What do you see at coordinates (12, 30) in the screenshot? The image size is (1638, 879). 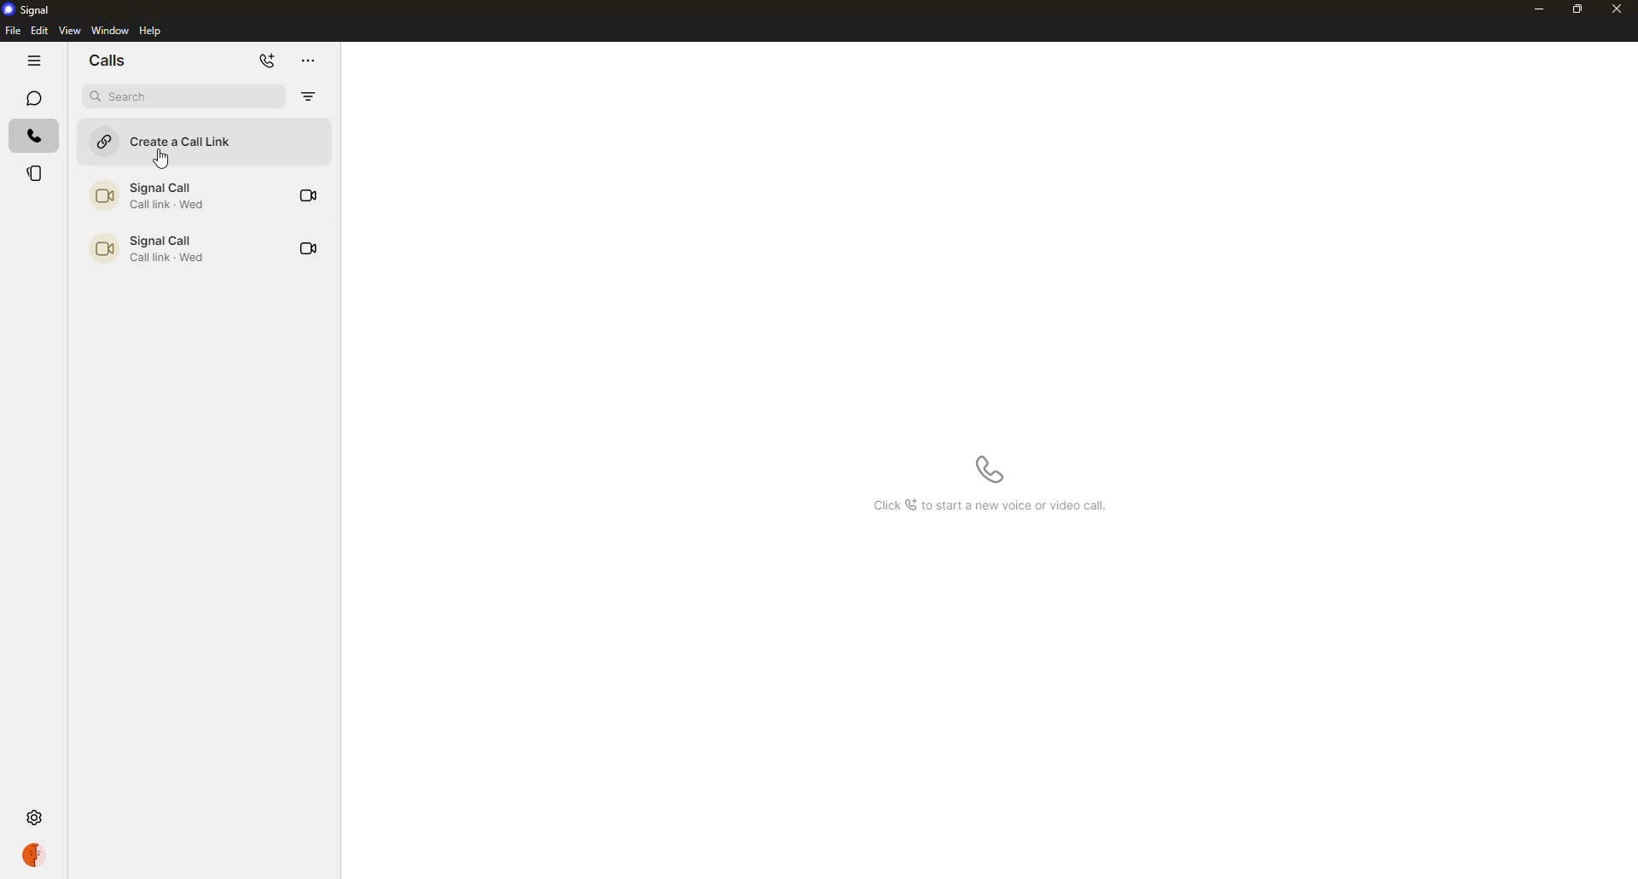 I see `file` at bounding box center [12, 30].